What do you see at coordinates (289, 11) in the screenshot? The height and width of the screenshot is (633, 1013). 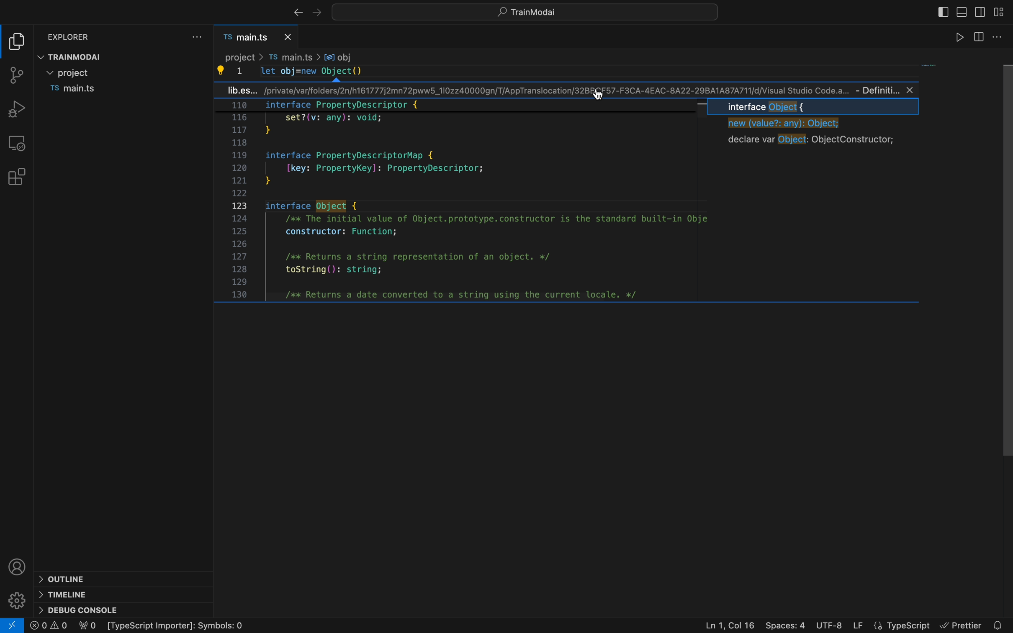 I see `right arrow` at bounding box center [289, 11].